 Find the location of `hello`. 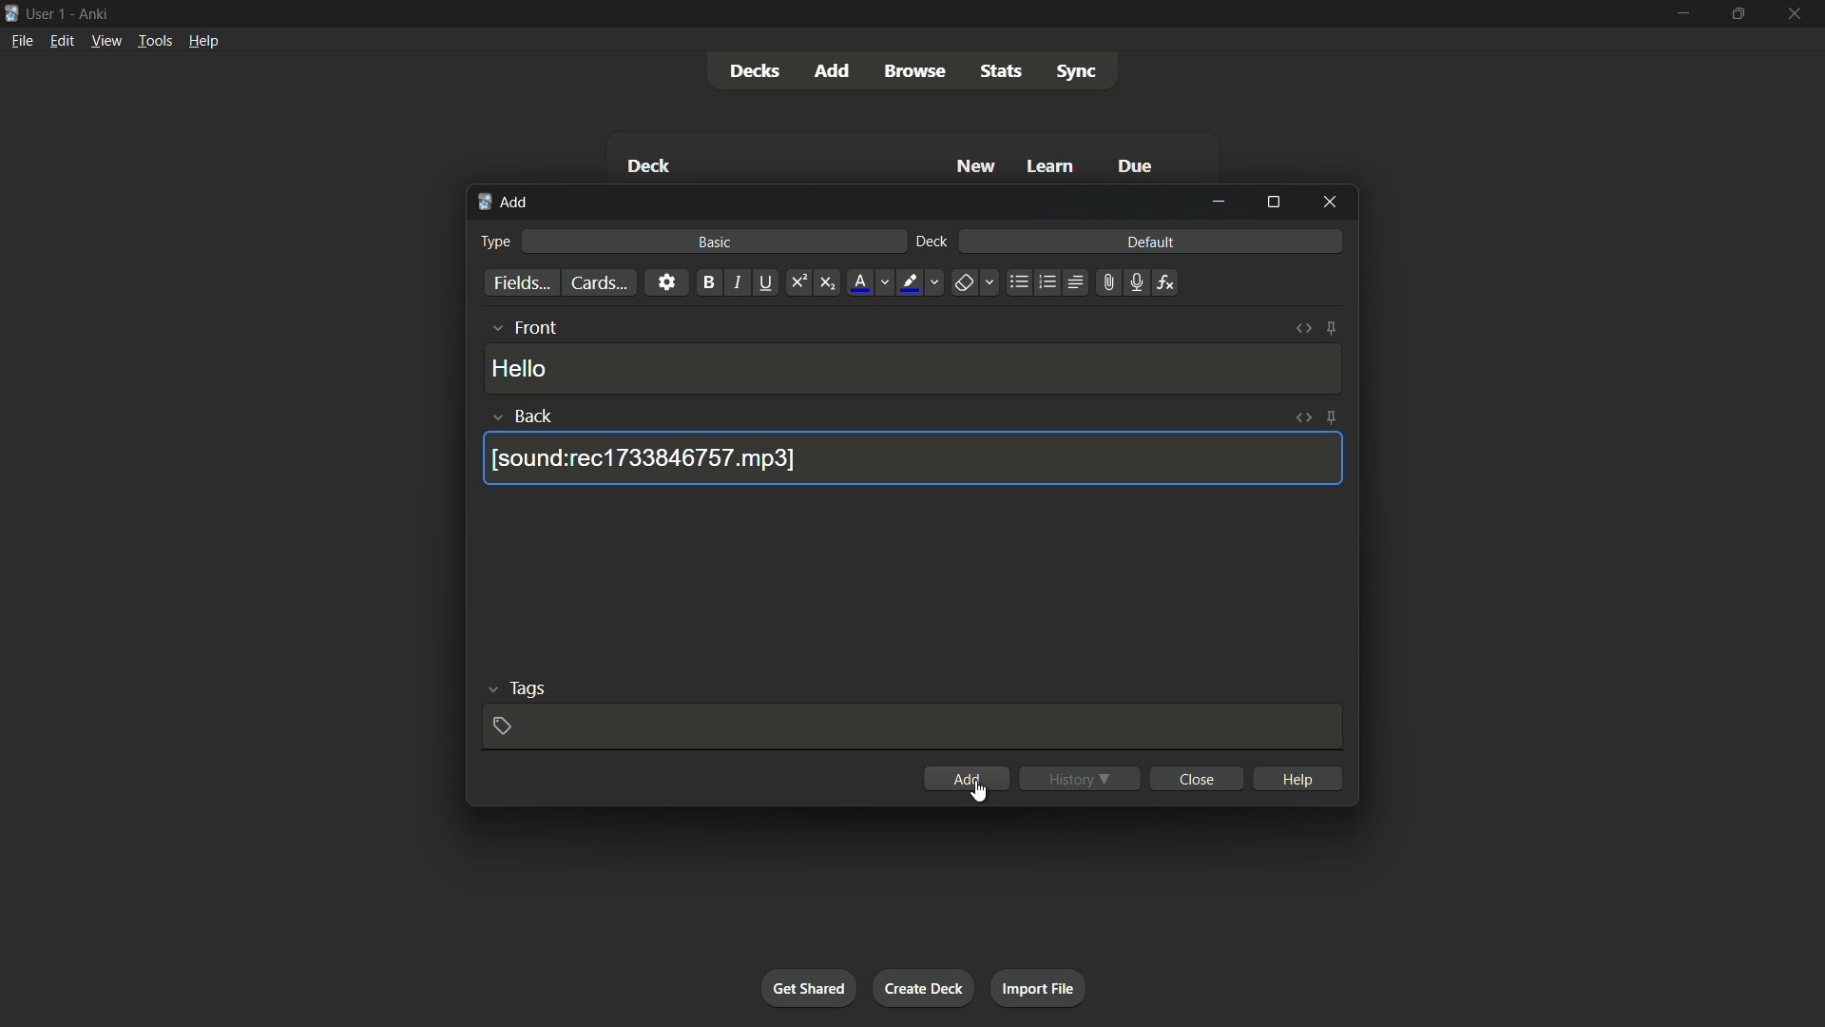

hello is located at coordinates (522, 367).